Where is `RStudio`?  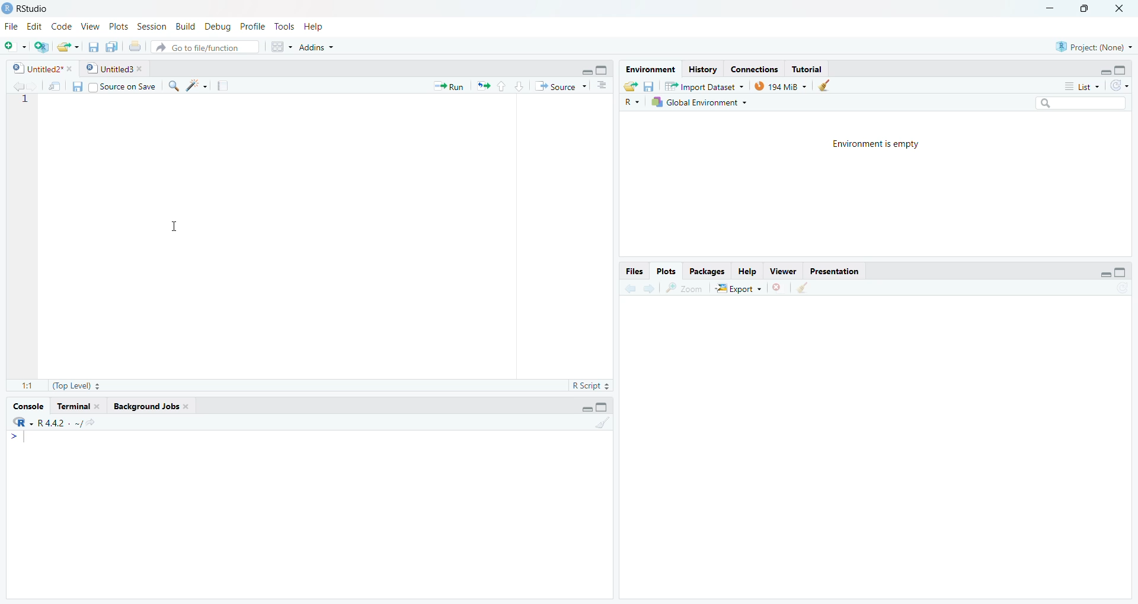
RStudio is located at coordinates (34, 8).